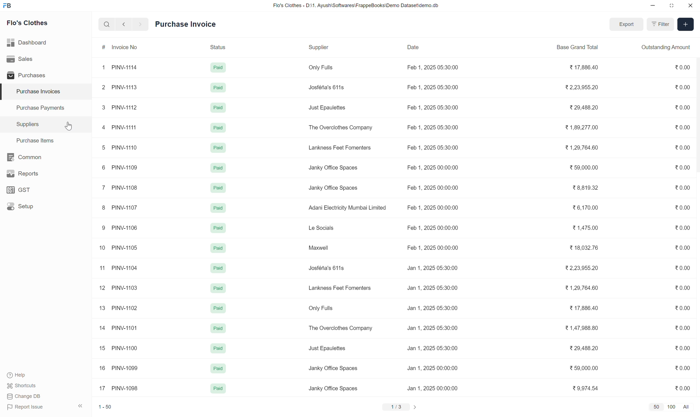 The image size is (700, 417). What do you see at coordinates (433, 188) in the screenshot?
I see `Feb 1, 2025 00:00:00` at bounding box center [433, 188].